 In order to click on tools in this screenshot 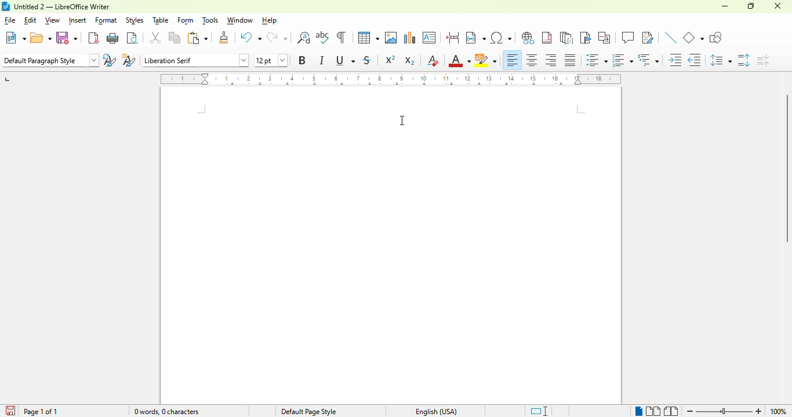, I will do `click(210, 20)`.